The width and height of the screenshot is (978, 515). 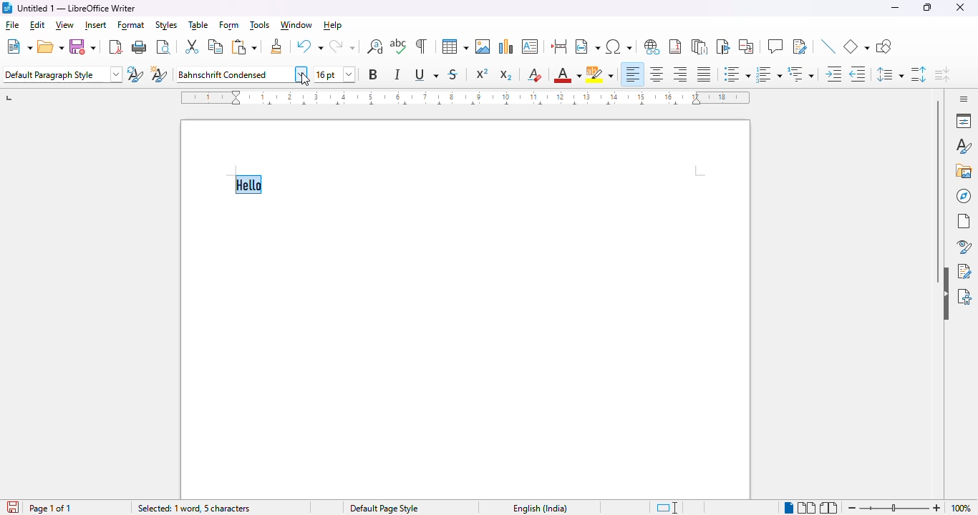 What do you see at coordinates (65, 26) in the screenshot?
I see `view` at bounding box center [65, 26].